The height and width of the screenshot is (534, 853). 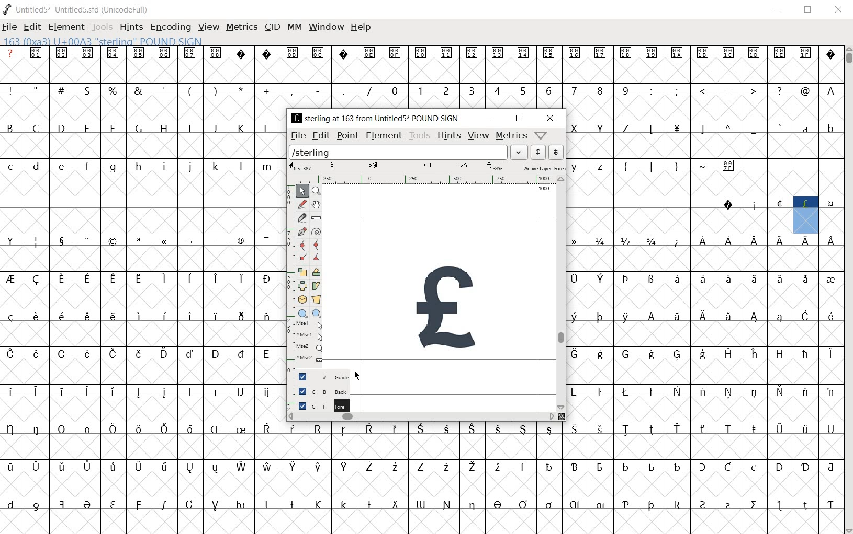 What do you see at coordinates (266, 430) in the screenshot?
I see `Symbol` at bounding box center [266, 430].